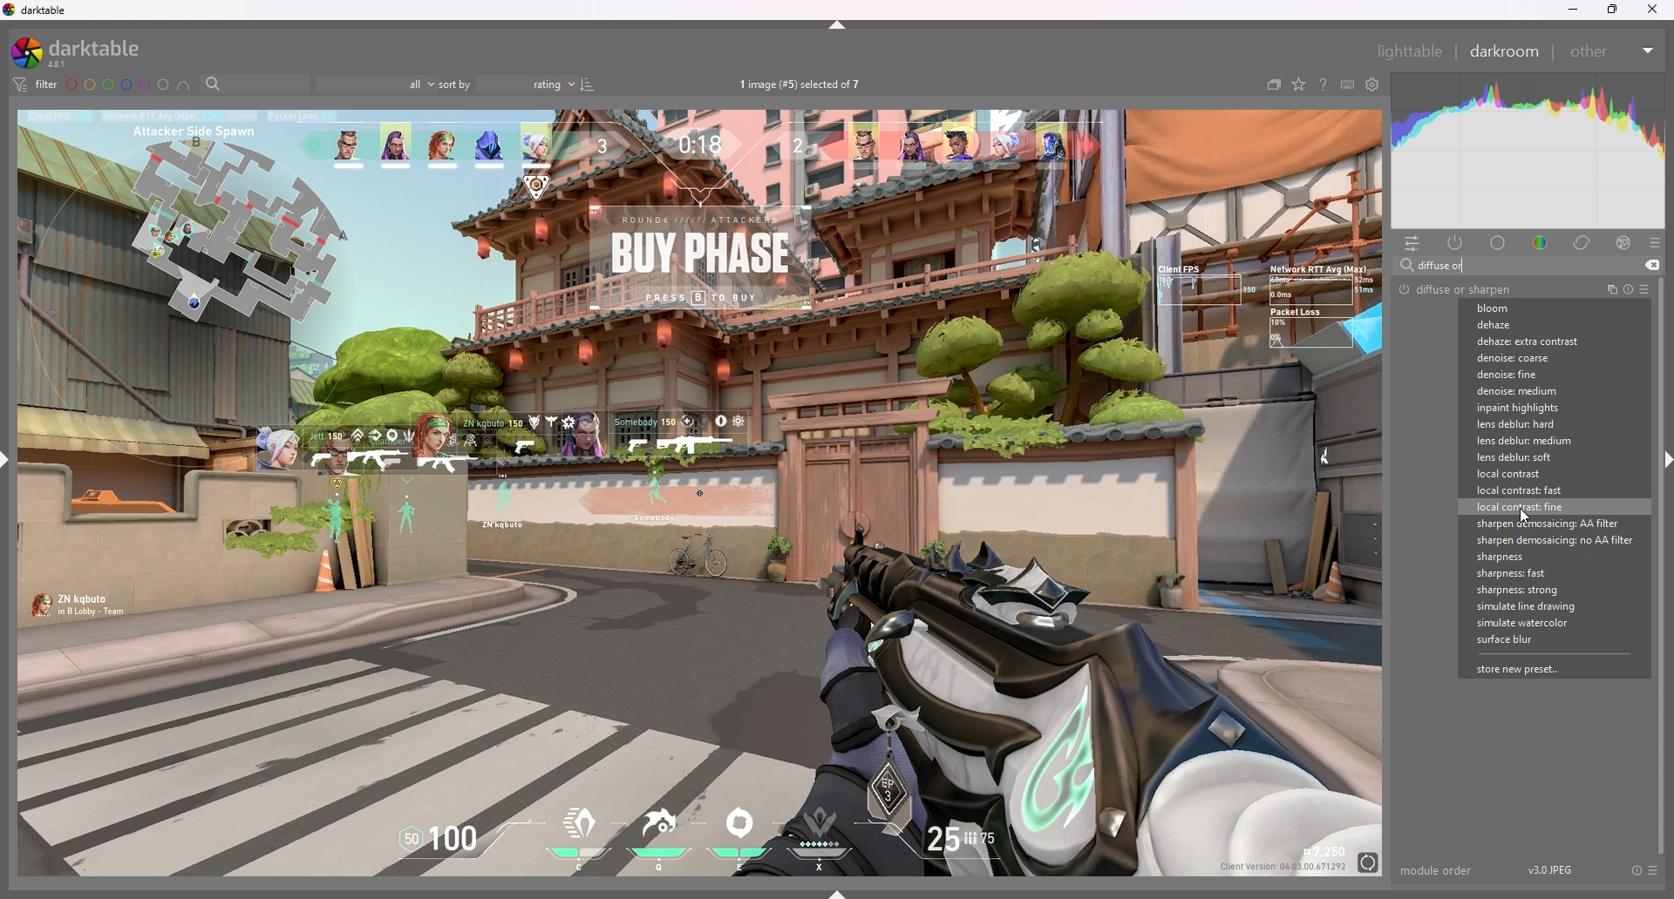 The height and width of the screenshot is (899, 1674). Describe the element at coordinates (1534, 607) in the screenshot. I see `simulate line drawing` at that location.